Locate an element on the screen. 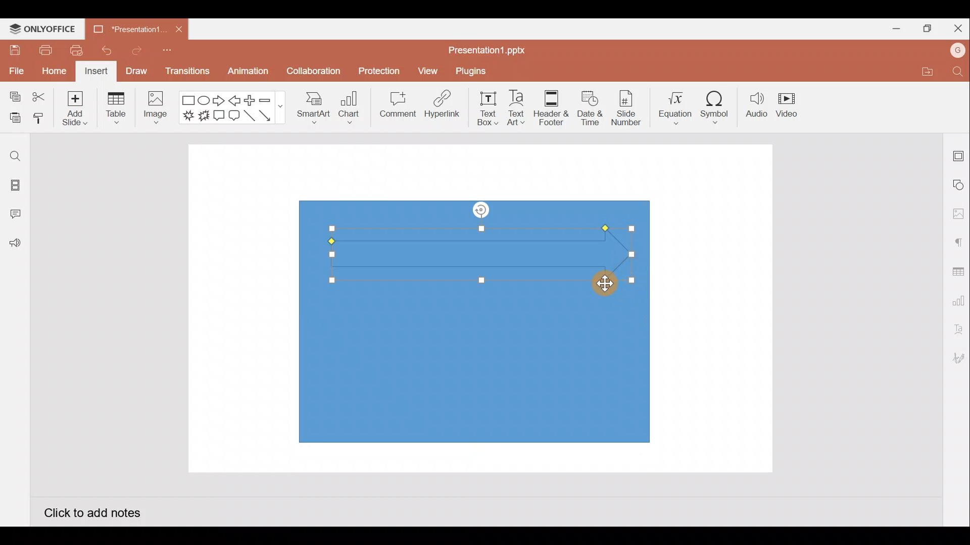 Image resolution: width=970 pixels, height=545 pixels. Signature settings is located at coordinates (957, 359).